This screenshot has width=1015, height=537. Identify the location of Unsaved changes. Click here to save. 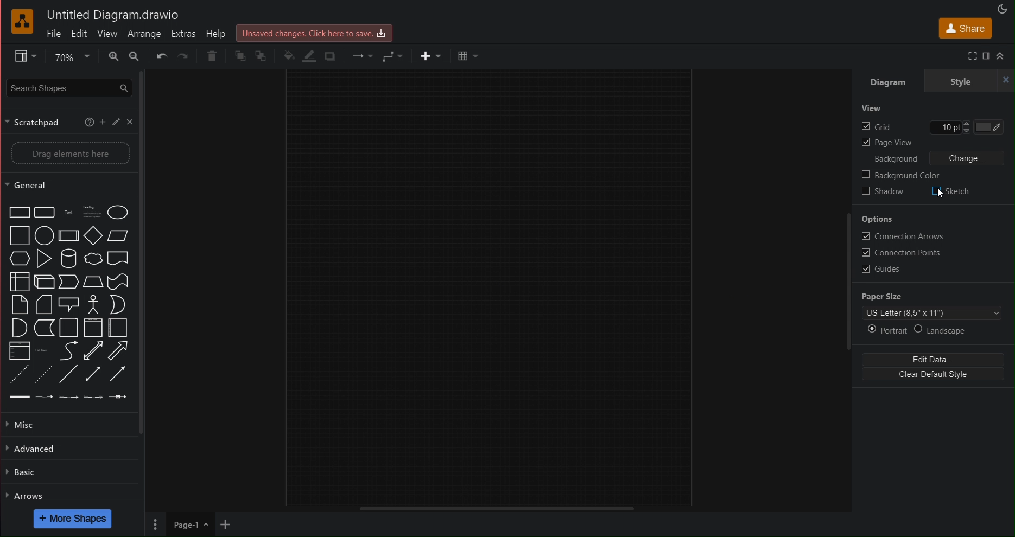
(316, 33).